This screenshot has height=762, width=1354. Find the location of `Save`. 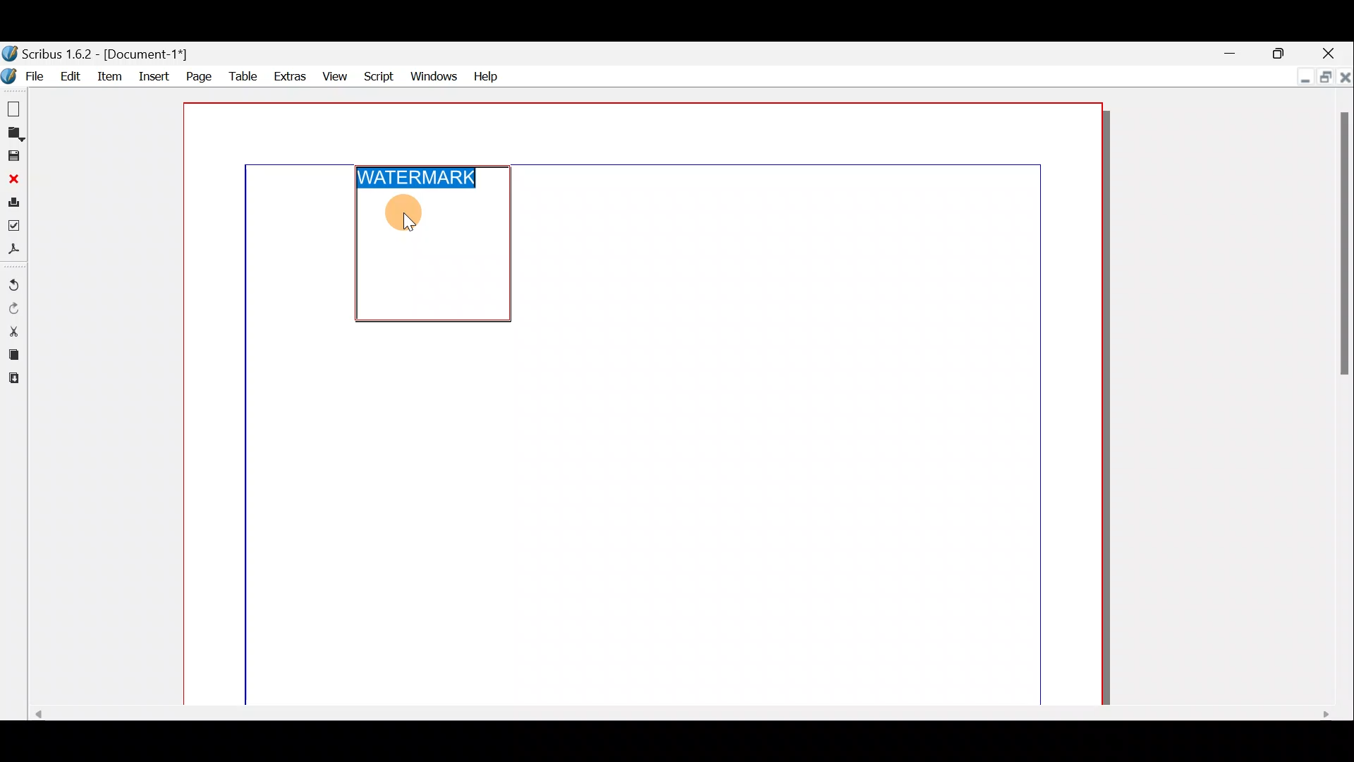

Save is located at coordinates (13, 157).